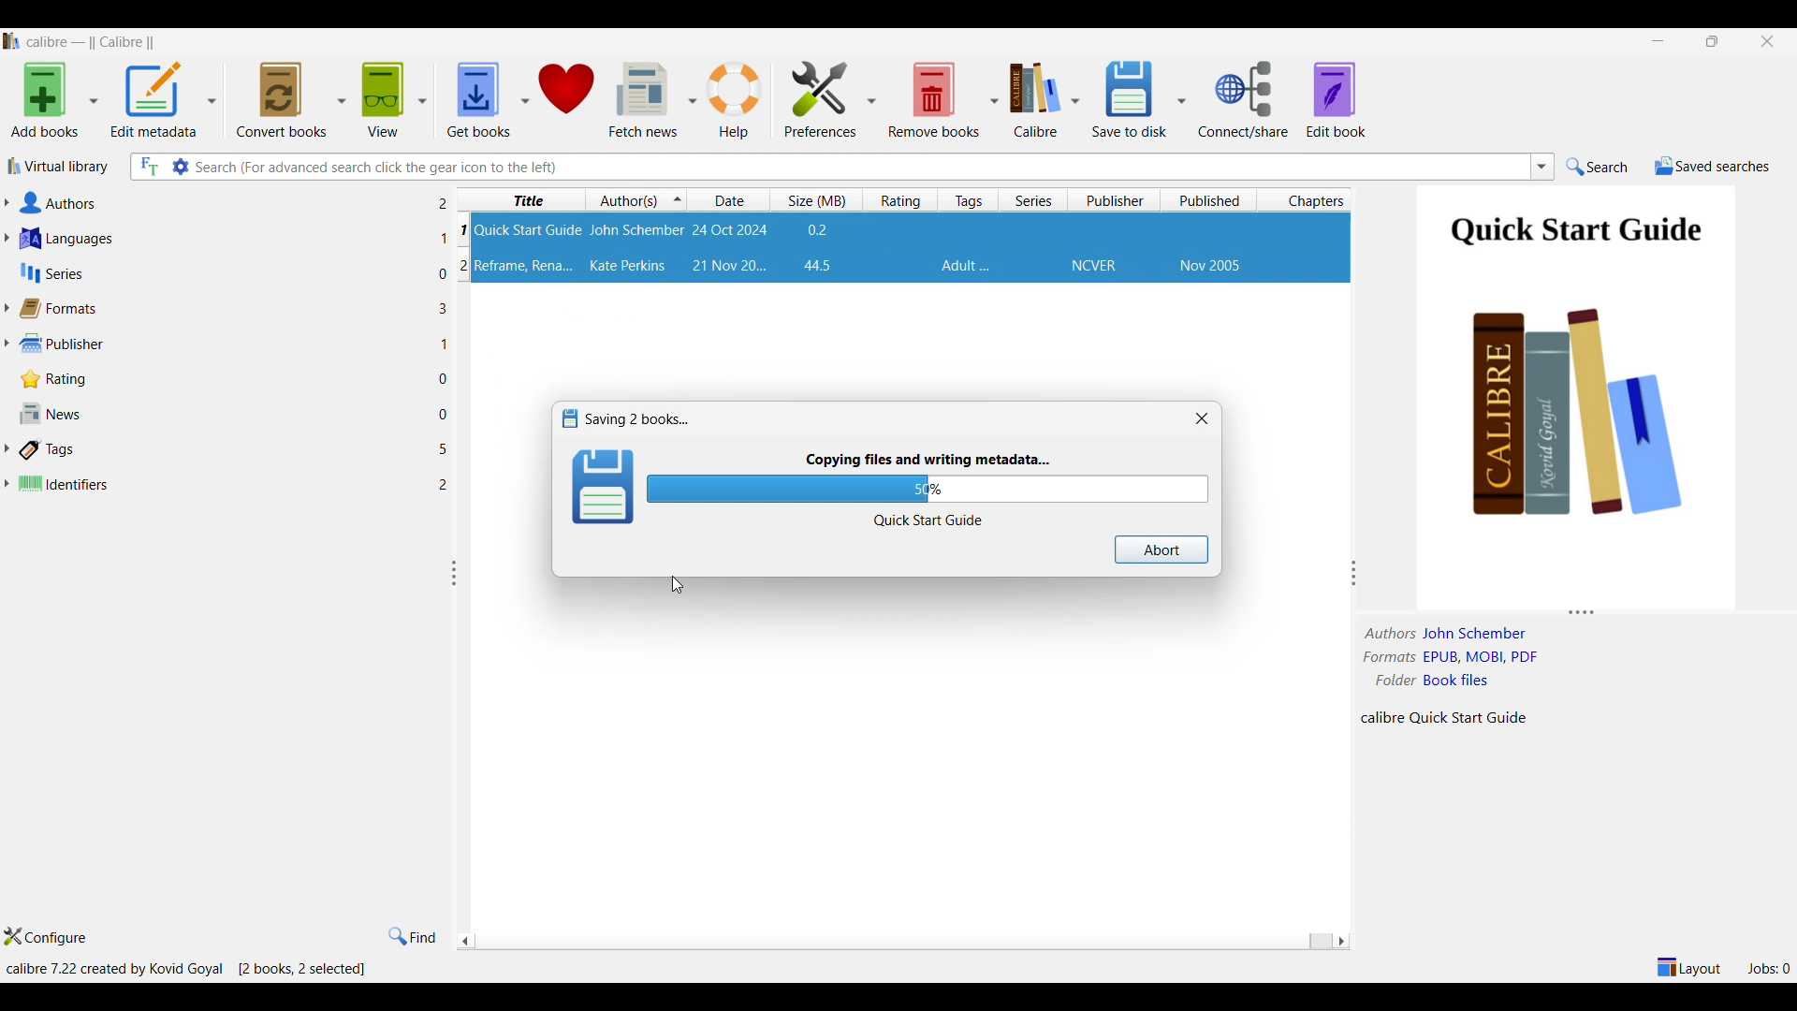  What do you see at coordinates (1137, 101) in the screenshot?
I see `Save options` at bounding box center [1137, 101].